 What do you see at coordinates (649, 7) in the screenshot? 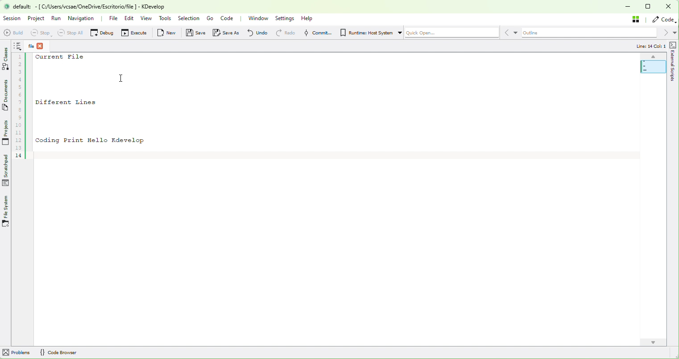
I see `Box` at bounding box center [649, 7].